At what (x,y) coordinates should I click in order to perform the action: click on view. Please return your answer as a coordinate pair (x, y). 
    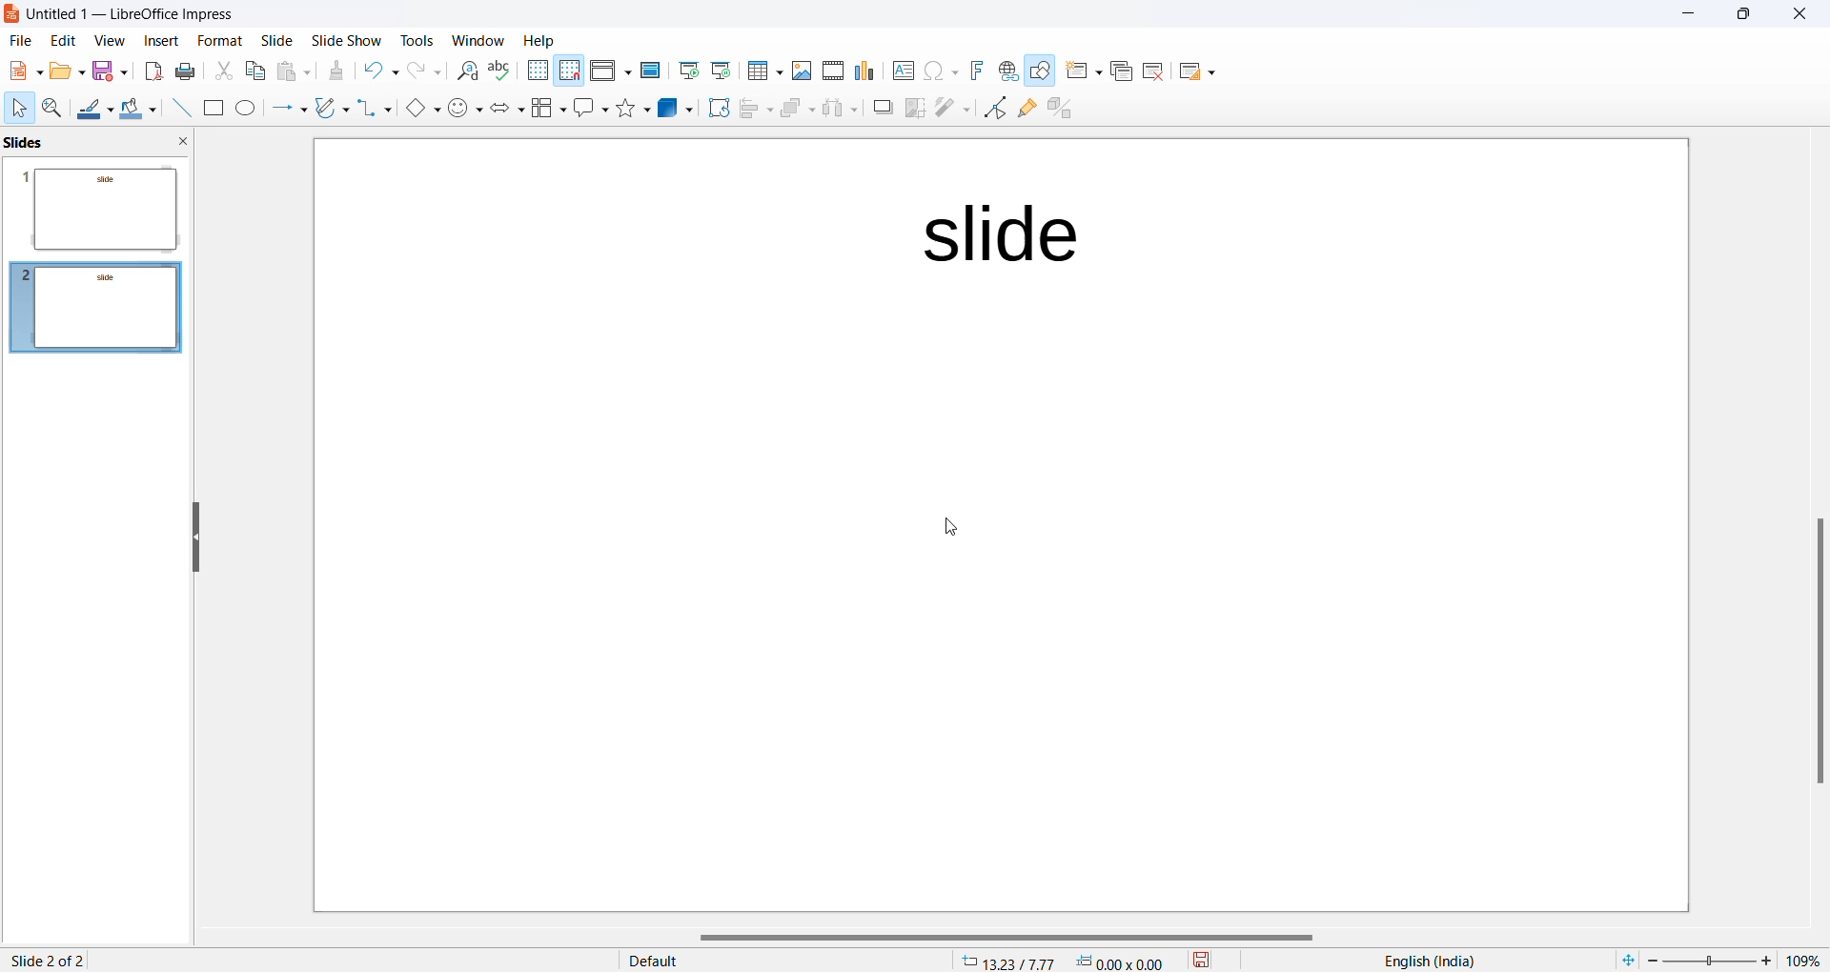
    Looking at the image, I should click on (106, 42).